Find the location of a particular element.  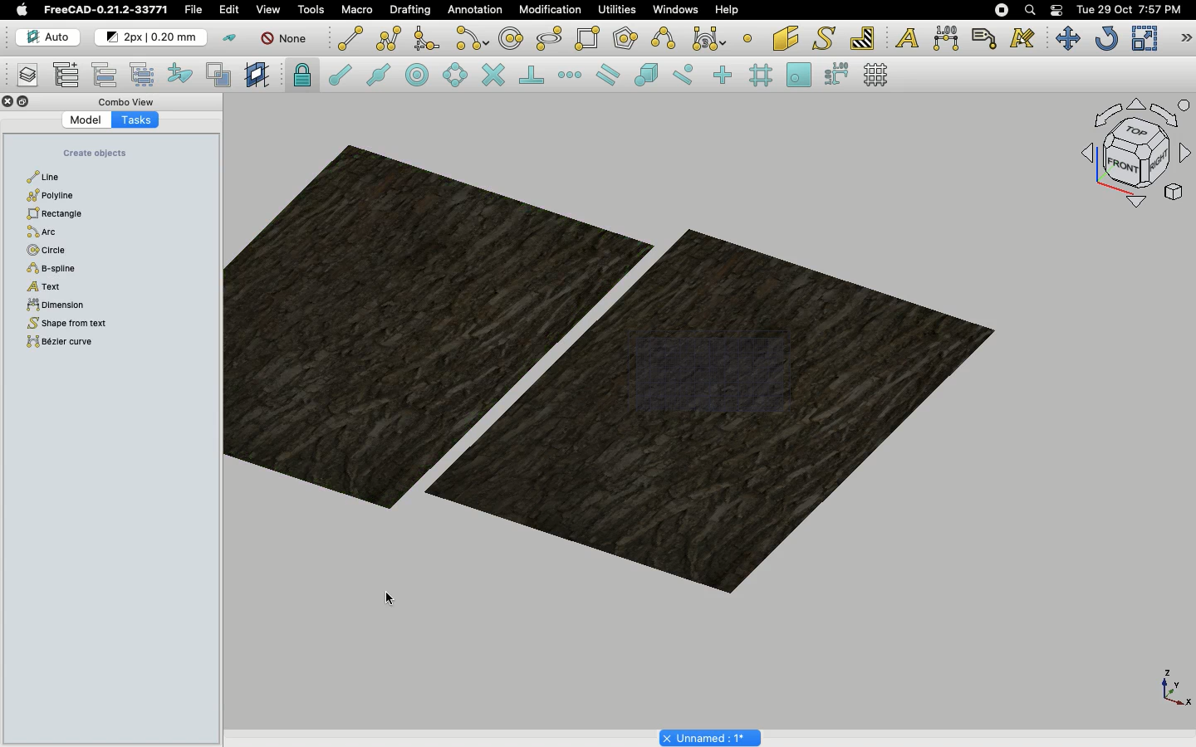

Blazer curve is located at coordinates (71, 344).